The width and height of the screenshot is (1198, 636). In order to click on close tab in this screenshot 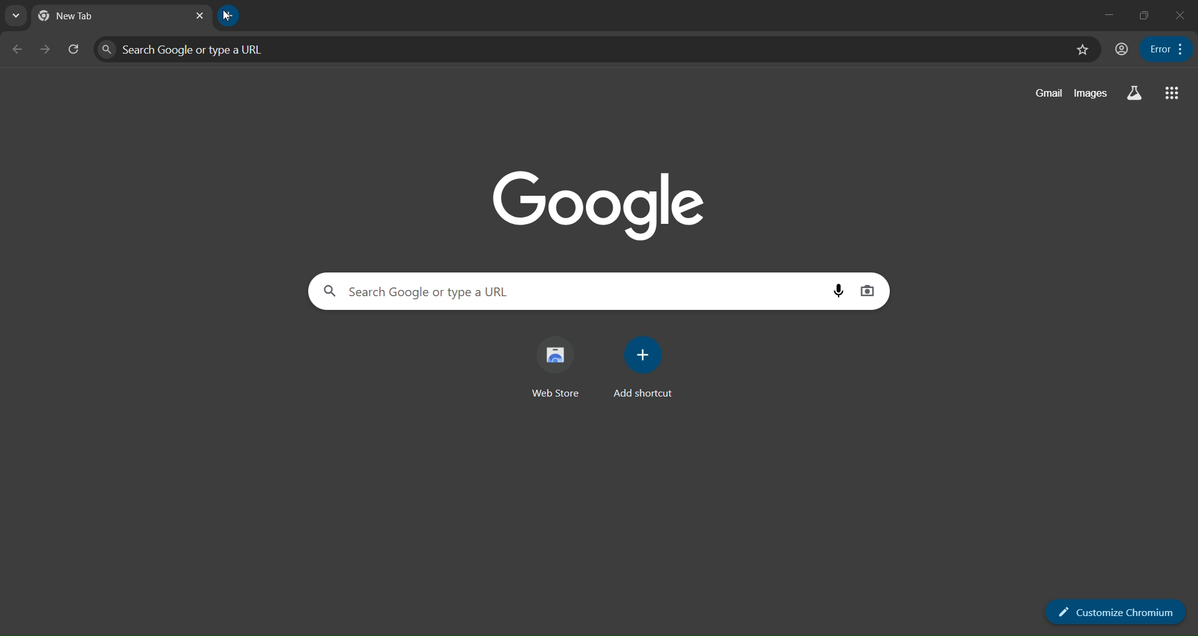, I will do `click(195, 16)`.